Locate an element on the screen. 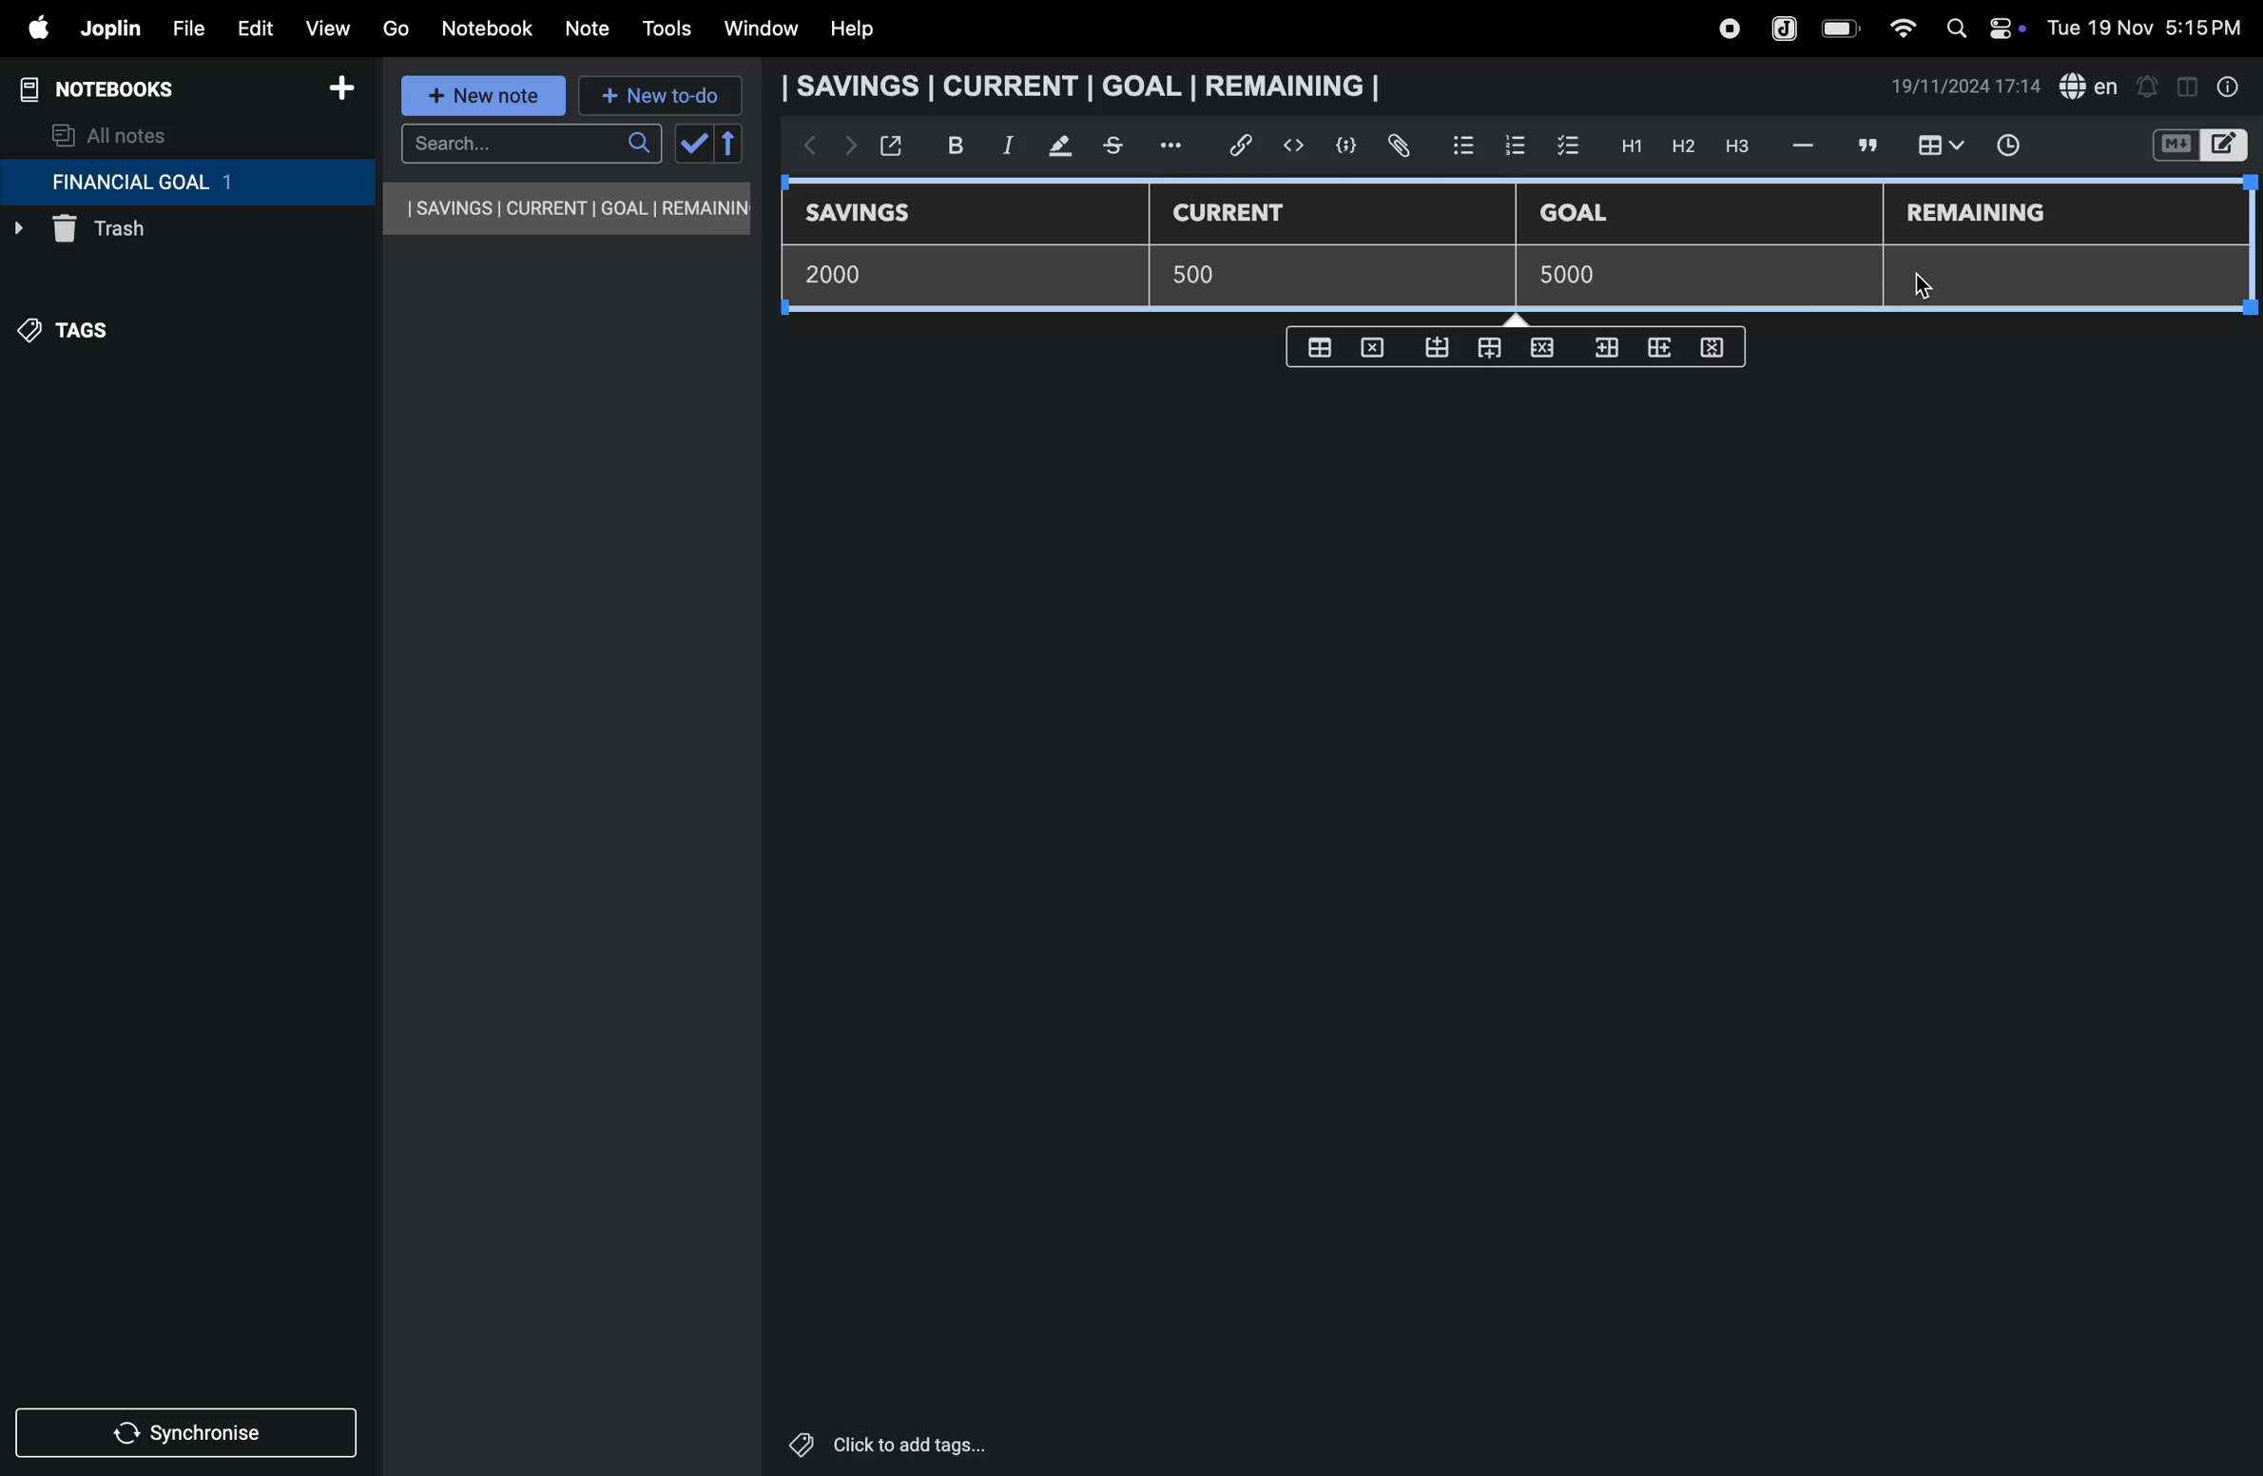 This screenshot has width=2263, height=1476. create table is located at coordinates (1323, 342).